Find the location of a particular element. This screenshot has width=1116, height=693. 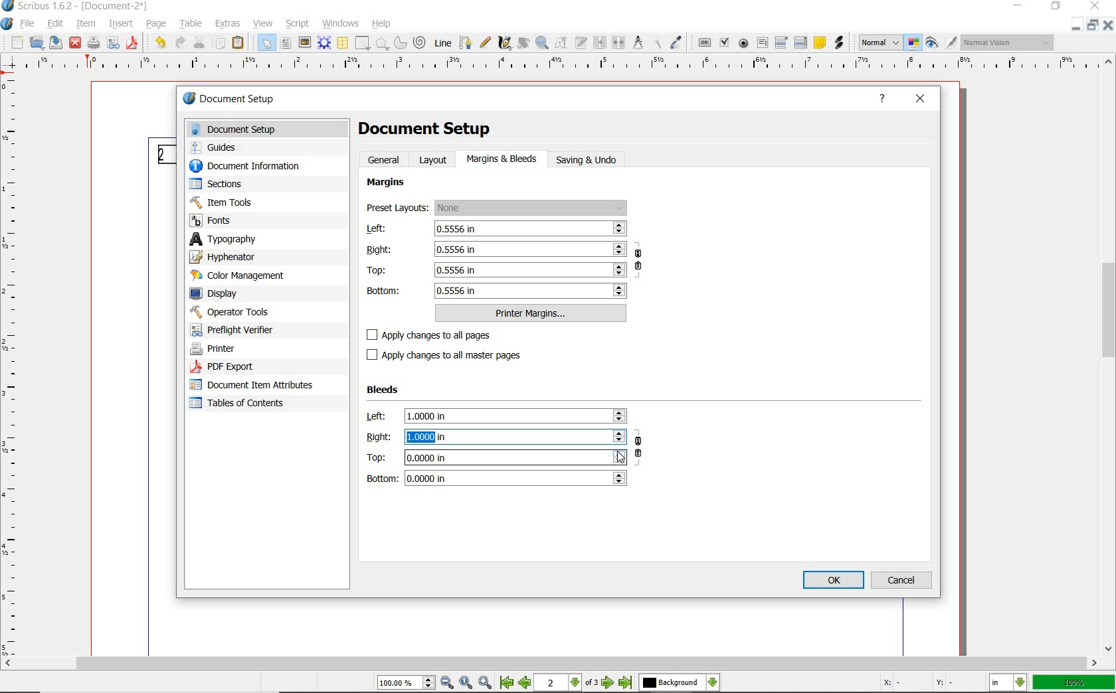

preset layouts is located at coordinates (498, 208).